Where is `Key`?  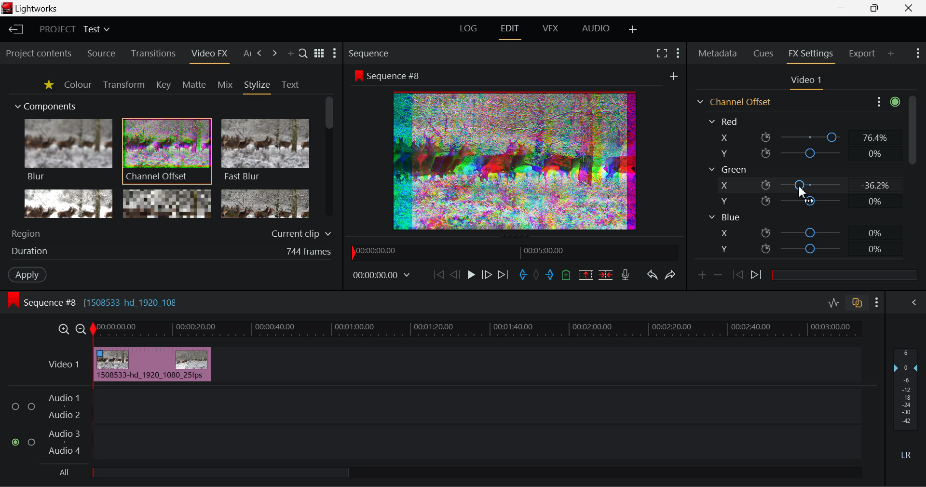
Key is located at coordinates (163, 85).